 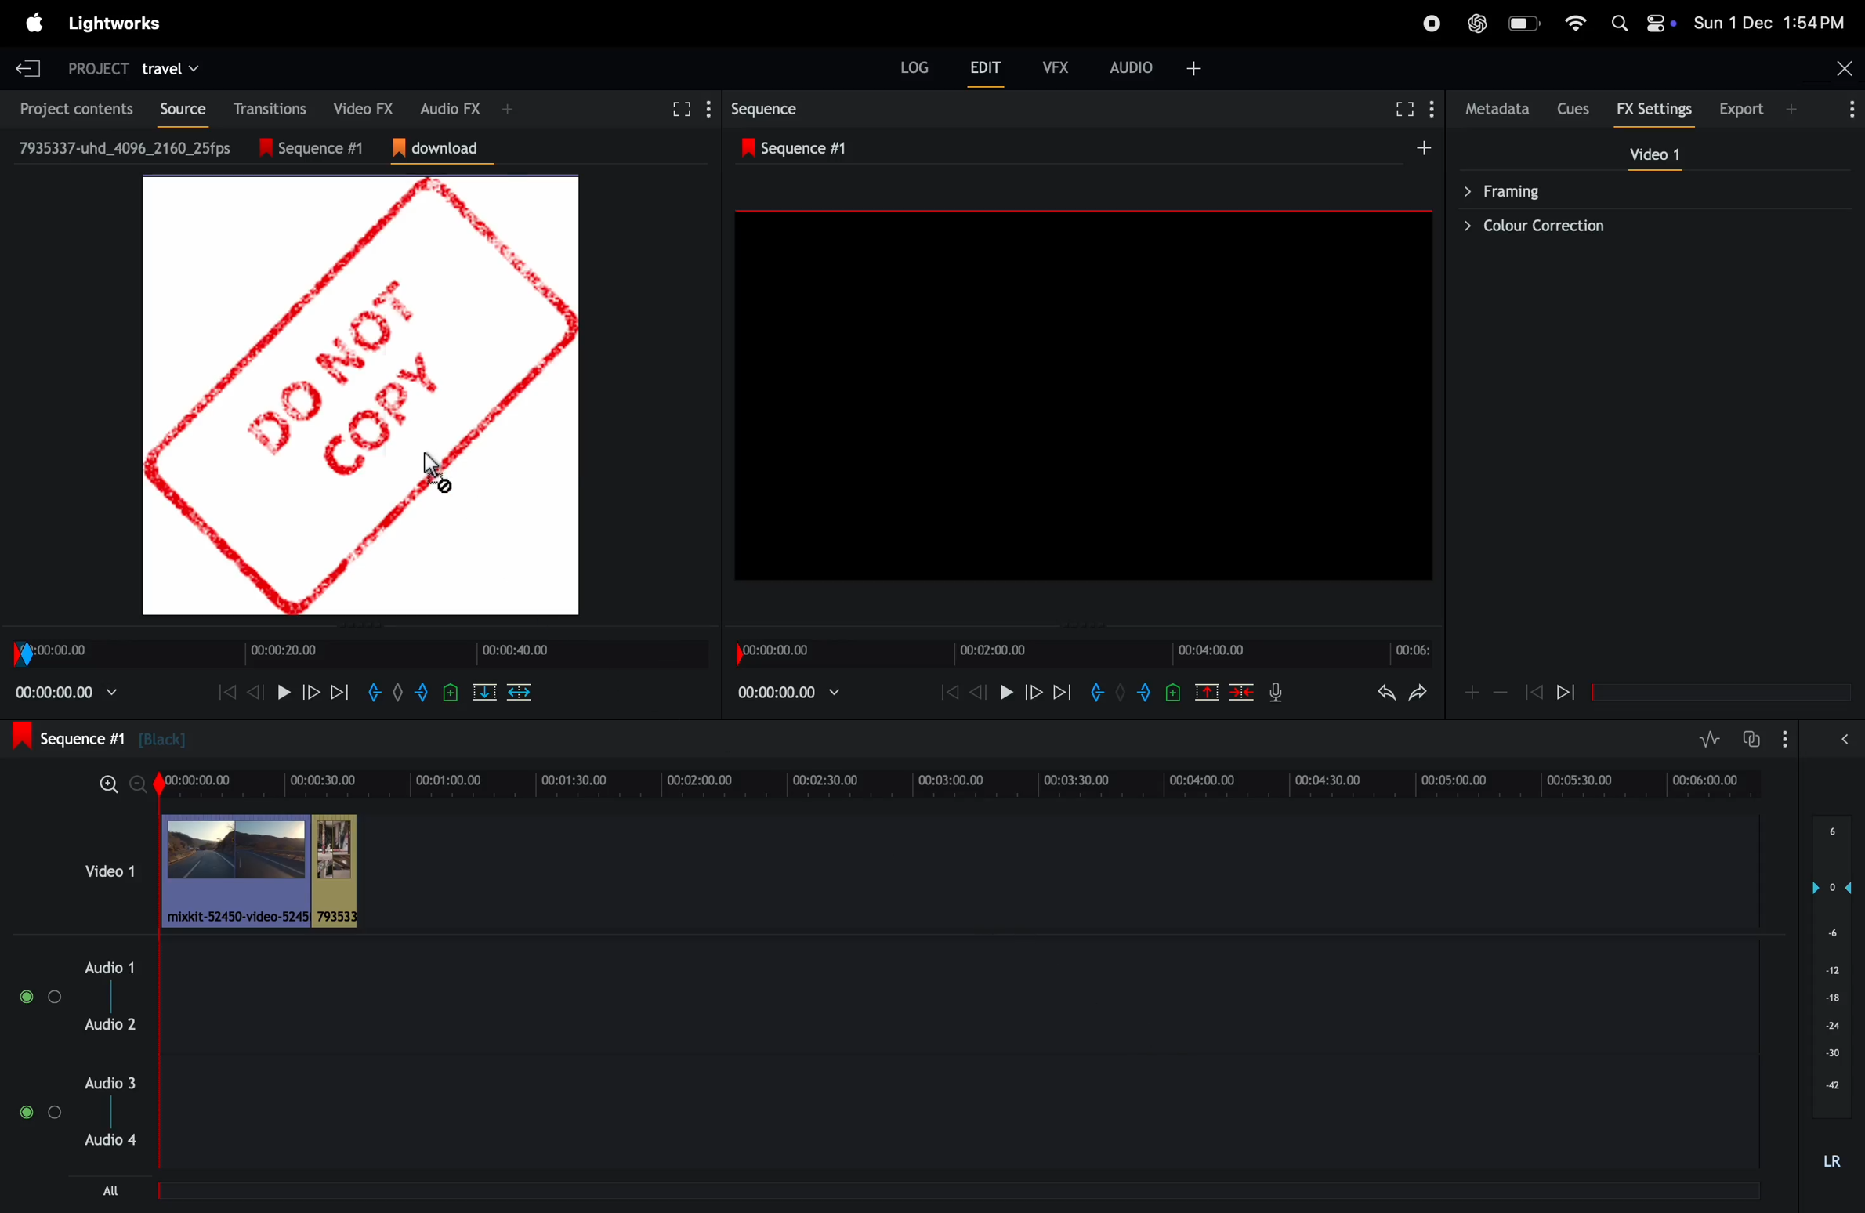 I want to click on rewind, so click(x=1566, y=691).